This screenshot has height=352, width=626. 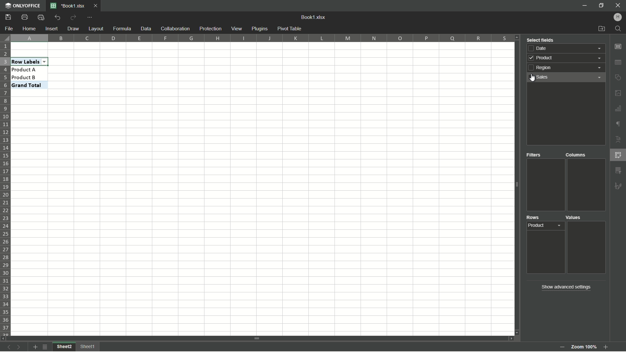 What do you see at coordinates (565, 287) in the screenshot?
I see `Show advanced settings` at bounding box center [565, 287].